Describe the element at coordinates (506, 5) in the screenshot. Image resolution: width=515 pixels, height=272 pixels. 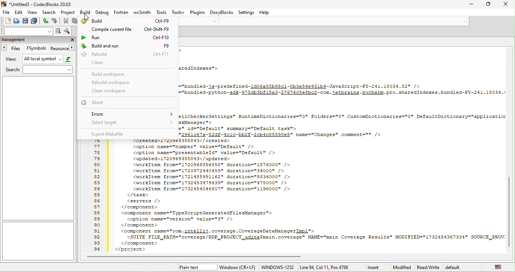
I see `close` at that location.